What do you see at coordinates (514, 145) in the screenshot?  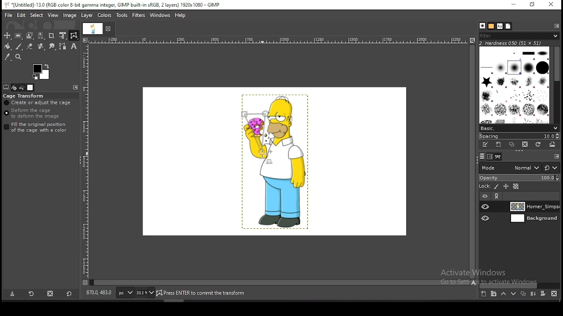 I see `duplicate brush` at bounding box center [514, 145].